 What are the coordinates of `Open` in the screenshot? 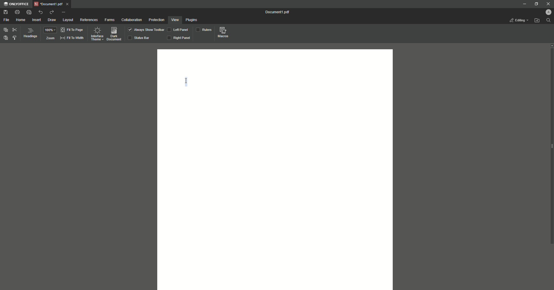 It's located at (537, 21).